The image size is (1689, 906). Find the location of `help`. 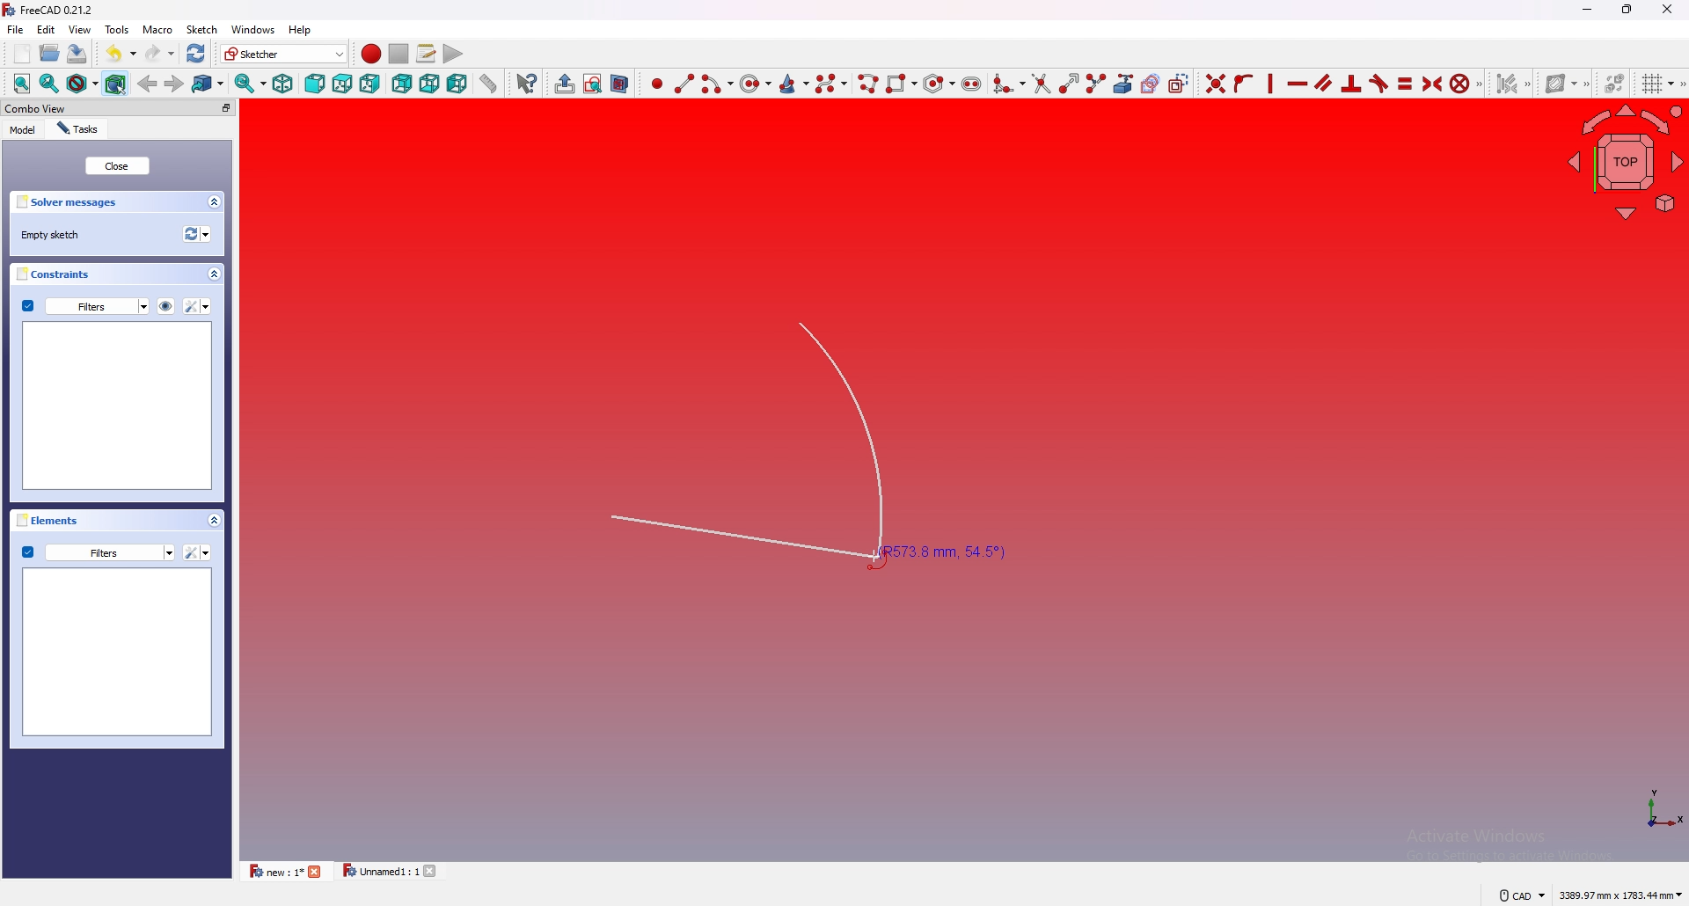

help is located at coordinates (300, 30).